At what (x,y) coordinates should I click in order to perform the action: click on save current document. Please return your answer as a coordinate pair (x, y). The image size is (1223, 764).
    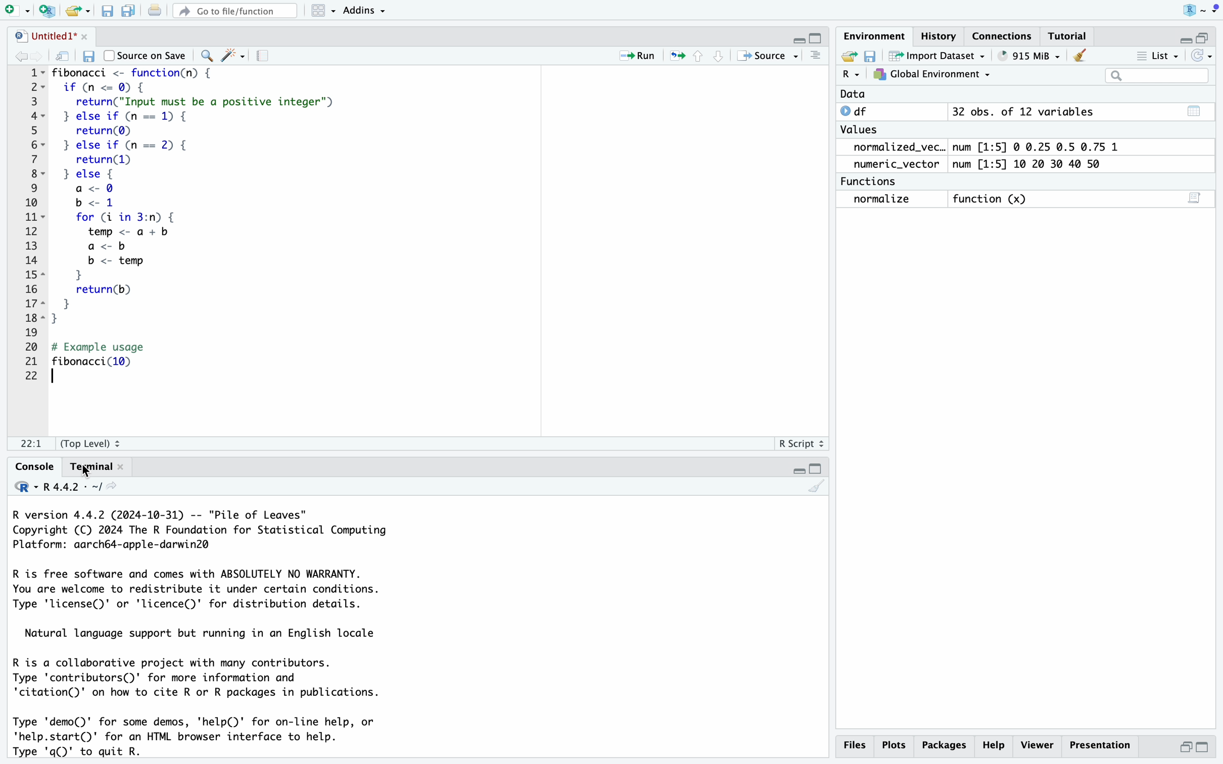
    Looking at the image, I should click on (107, 12).